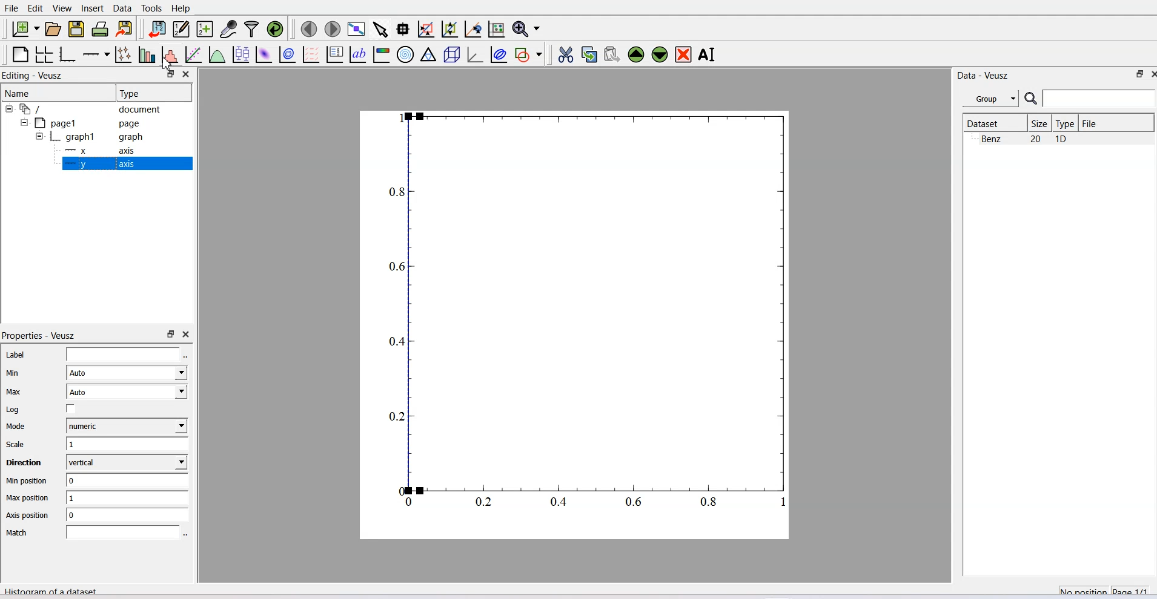 This screenshot has height=599, width=1157. Describe the element at coordinates (500, 54) in the screenshot. I see `Plot Covariance ellipses` at that location.